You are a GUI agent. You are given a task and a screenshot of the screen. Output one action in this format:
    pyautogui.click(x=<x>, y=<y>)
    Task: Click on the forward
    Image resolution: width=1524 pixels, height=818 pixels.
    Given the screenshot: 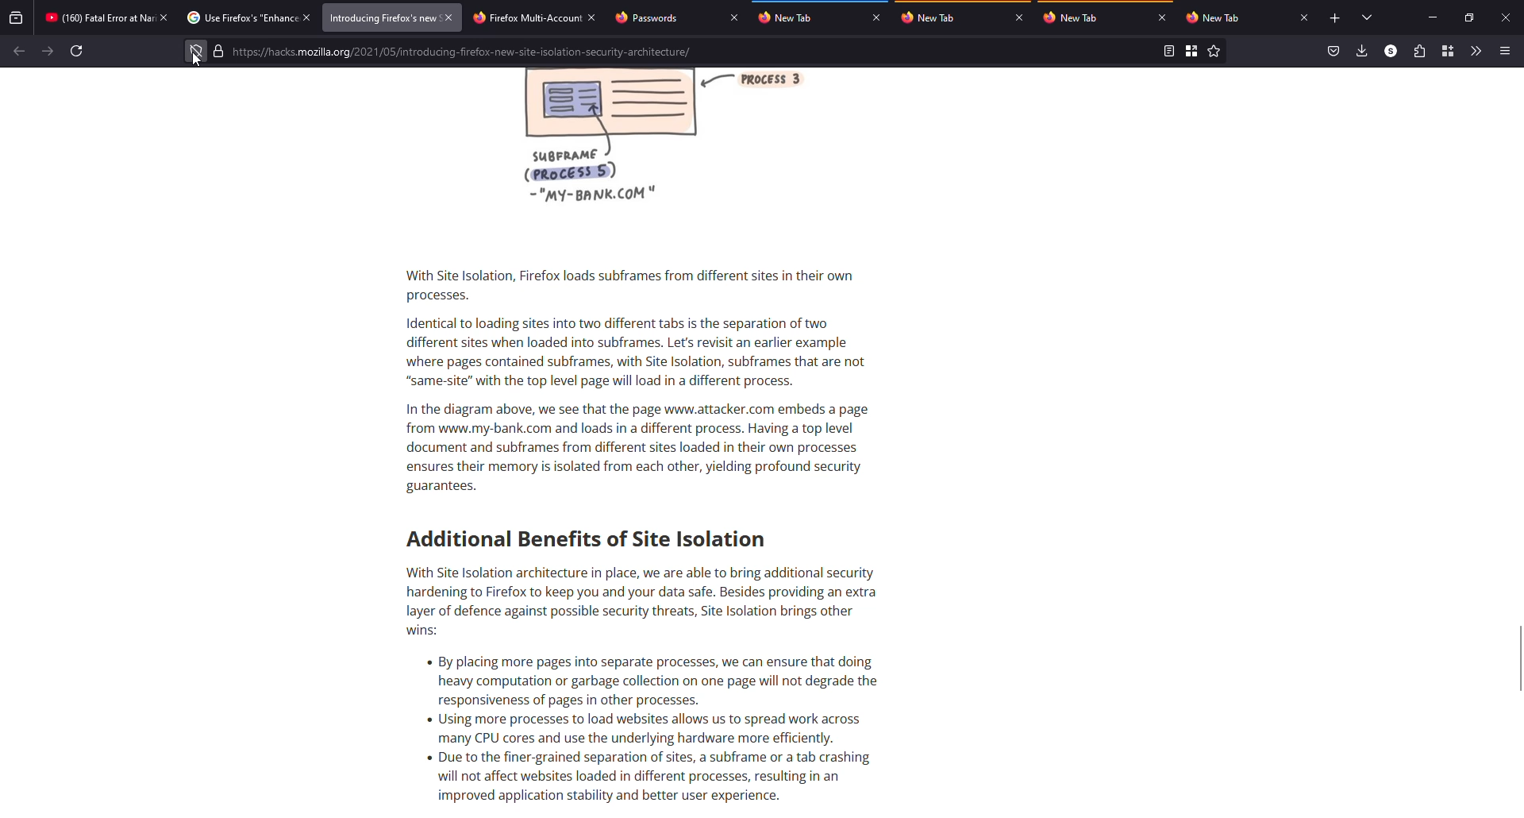 What is the action you would take?
    pyautogui.click(x=48, y=50)
    